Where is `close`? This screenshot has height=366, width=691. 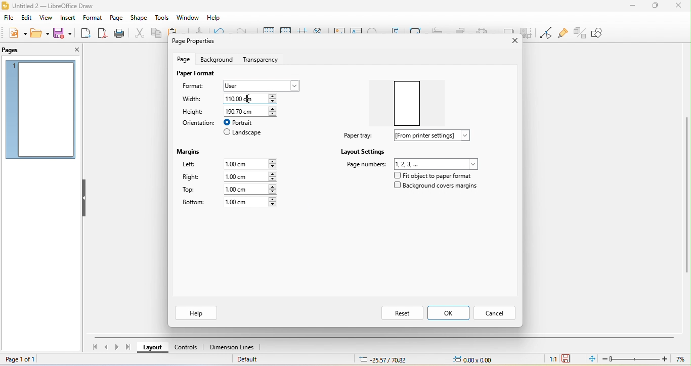 close is located at coordinates (678, 6).